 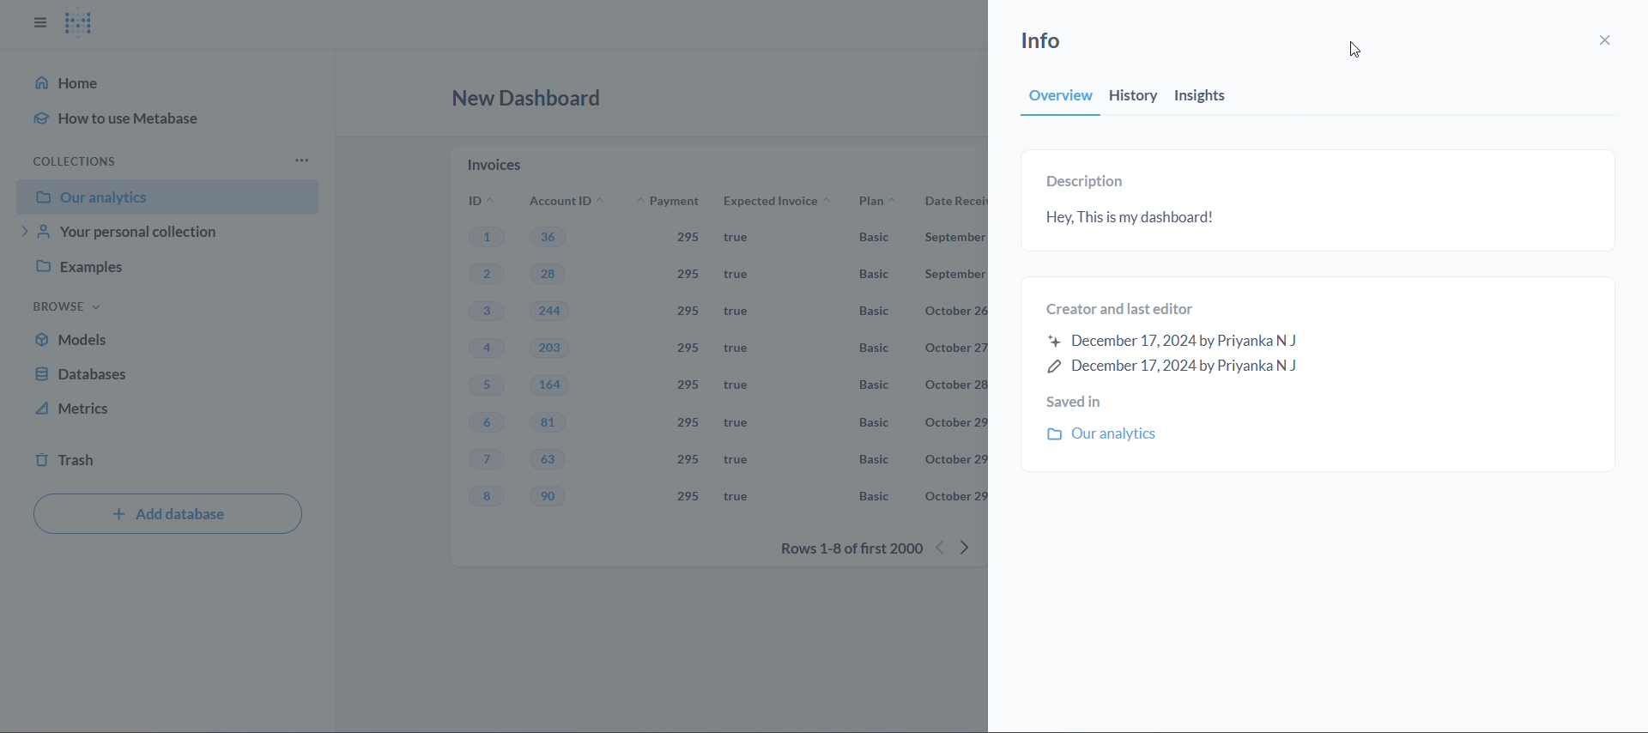 I want to click on our analytics, so click(x=167, y=197).